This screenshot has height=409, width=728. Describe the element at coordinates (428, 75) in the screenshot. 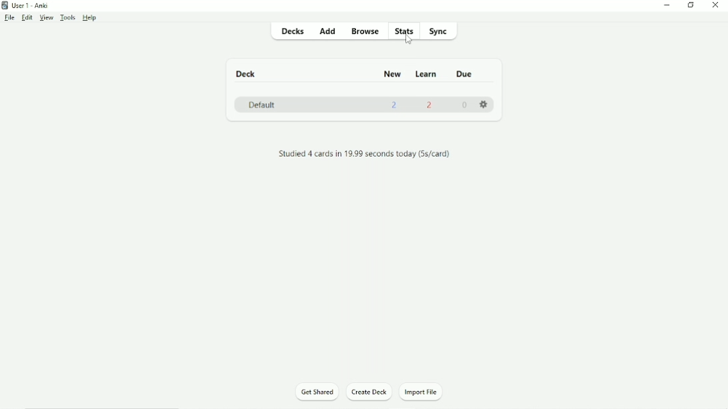

I see `Learn` at that location.